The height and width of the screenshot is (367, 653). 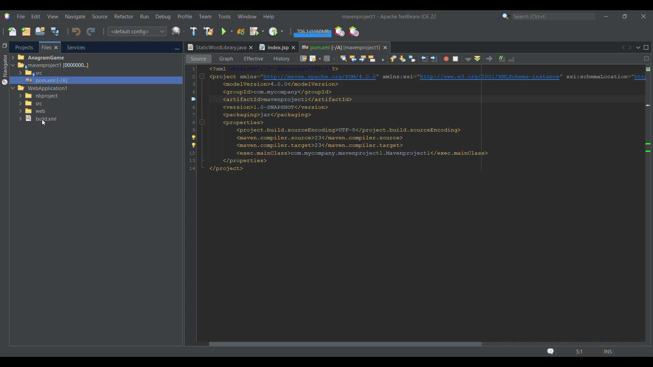 I want to click on Clean and build main project, so click(x=208, y=32).